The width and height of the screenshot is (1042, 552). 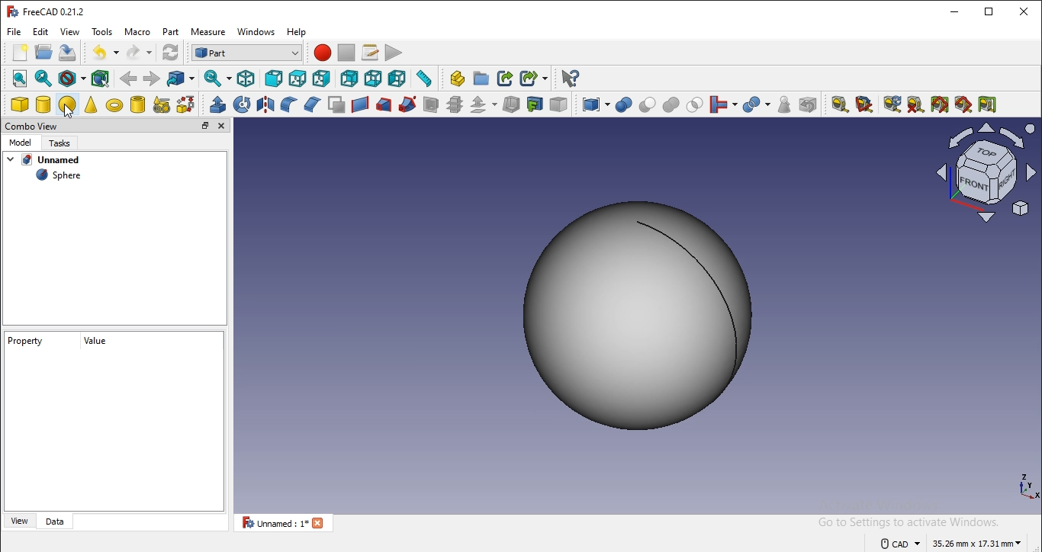 What do you see at coordinates (256, 31) in the screenshot?
I see `windows` at bounding box center [256, 31].